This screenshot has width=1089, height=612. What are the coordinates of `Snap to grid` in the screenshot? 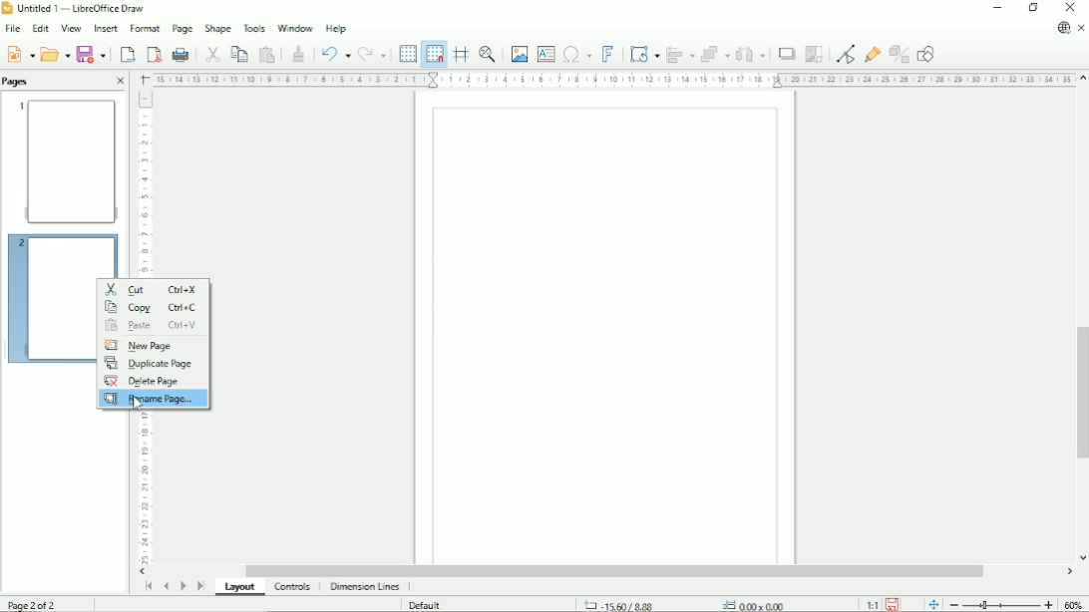 It's located at (433, 54).